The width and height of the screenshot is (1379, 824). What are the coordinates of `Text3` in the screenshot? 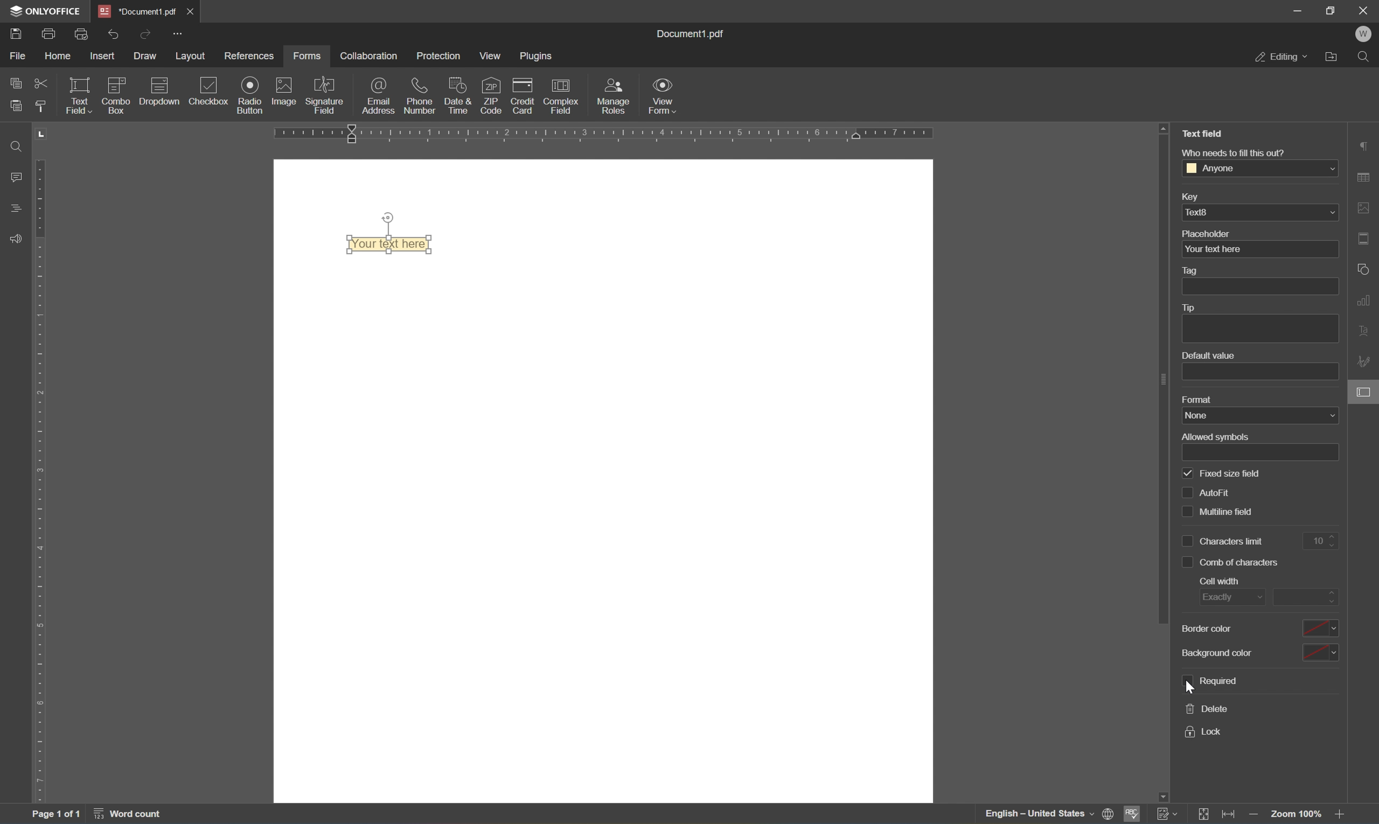 It's located at (1260, 212).